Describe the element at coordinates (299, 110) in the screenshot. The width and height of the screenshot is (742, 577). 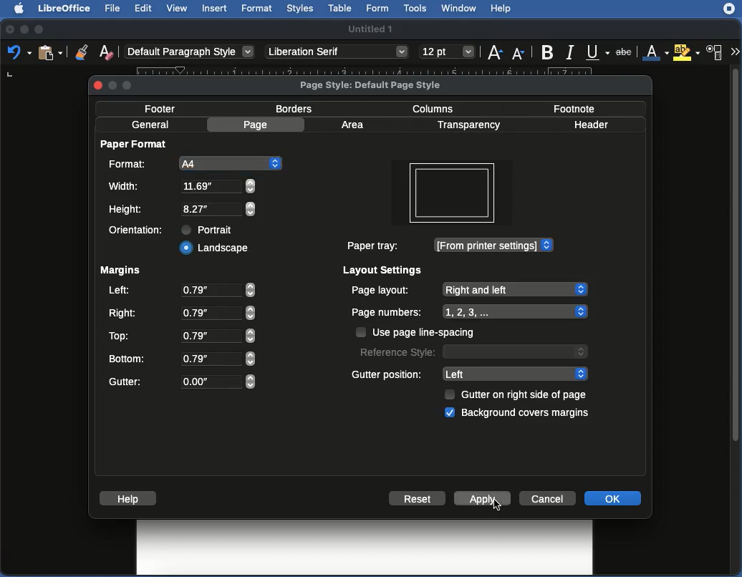
I see `Borders` at that location.